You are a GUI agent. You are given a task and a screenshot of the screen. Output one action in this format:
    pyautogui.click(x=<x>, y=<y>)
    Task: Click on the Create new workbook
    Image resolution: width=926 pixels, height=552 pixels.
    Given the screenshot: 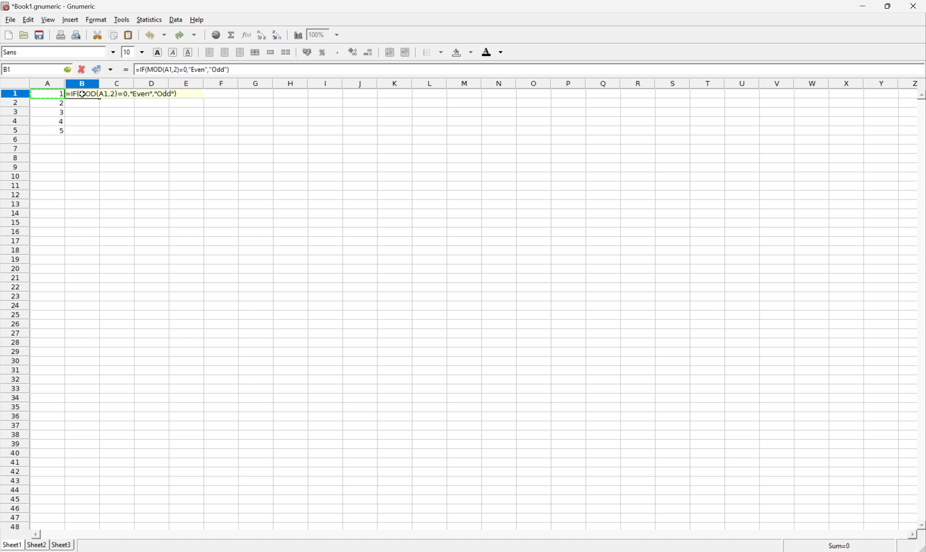 What is the action you would take?
    pyautogui.click(x=7, y=33)
    